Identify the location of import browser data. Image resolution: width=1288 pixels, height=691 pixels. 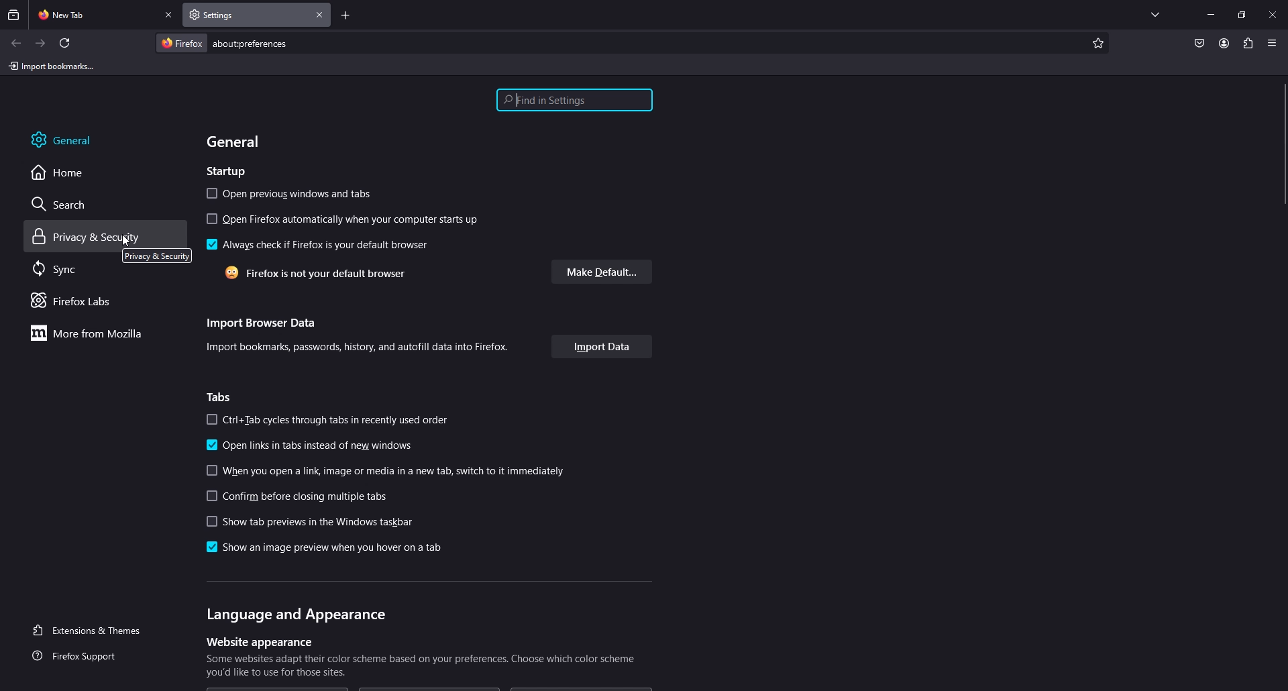
(258, 320).